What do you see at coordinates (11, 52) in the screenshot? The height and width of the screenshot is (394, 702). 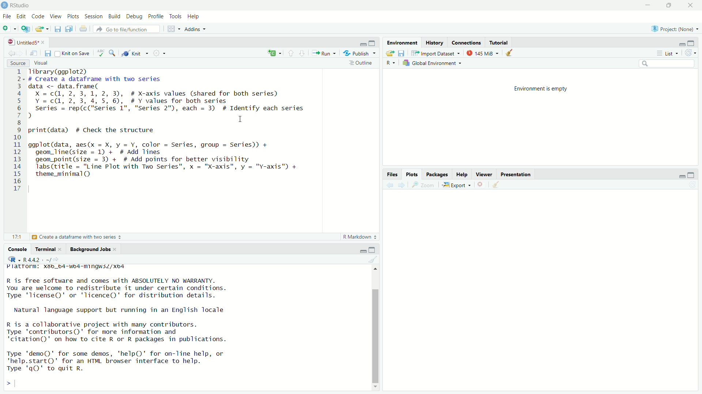 I see `Go back to the previous source selection` at bounding box center [11, 52].